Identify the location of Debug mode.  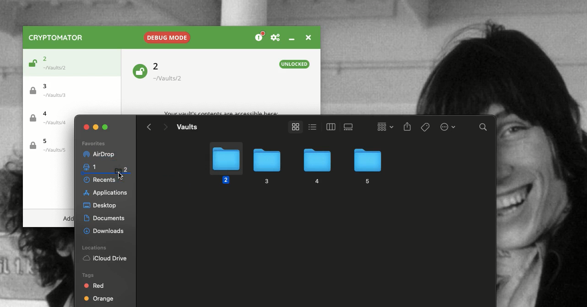
(166, 36).